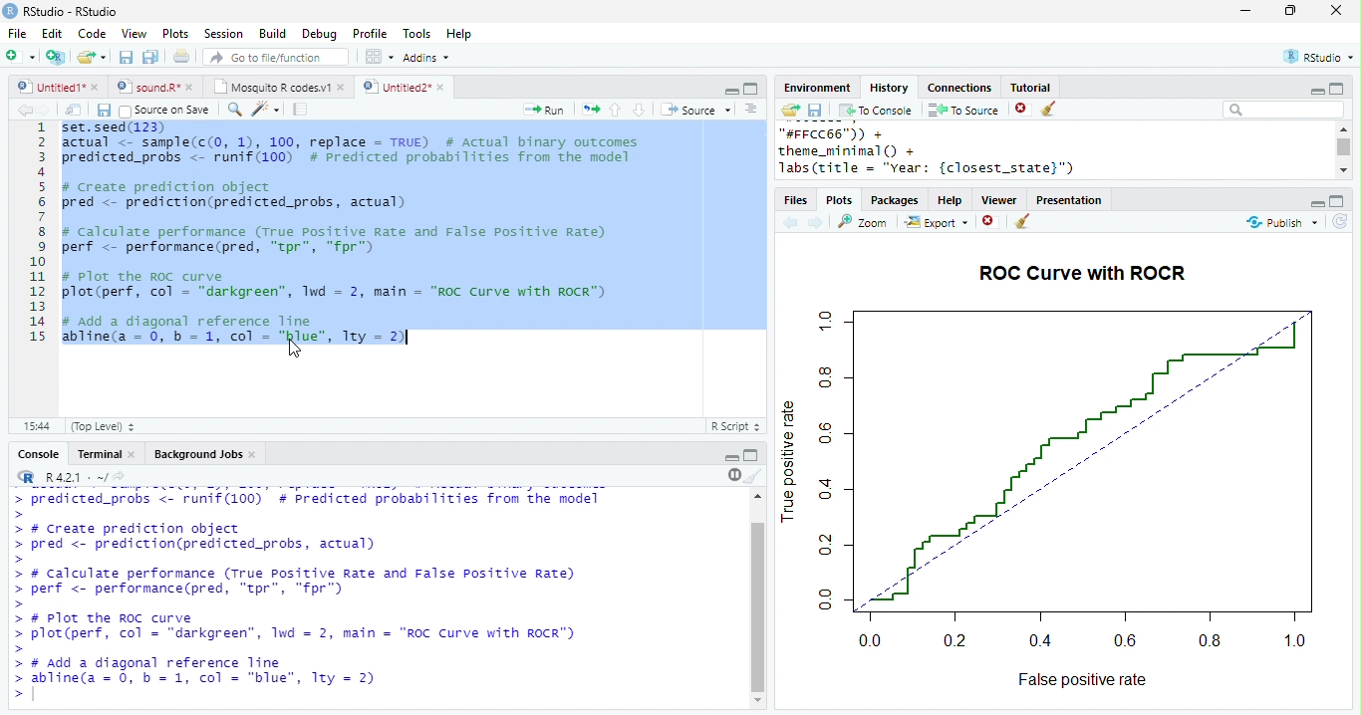 This screenshot has width=1361, height=715. Describe the element at coordinates (750, 89) in the screenshot. I see `maximize` at that location.